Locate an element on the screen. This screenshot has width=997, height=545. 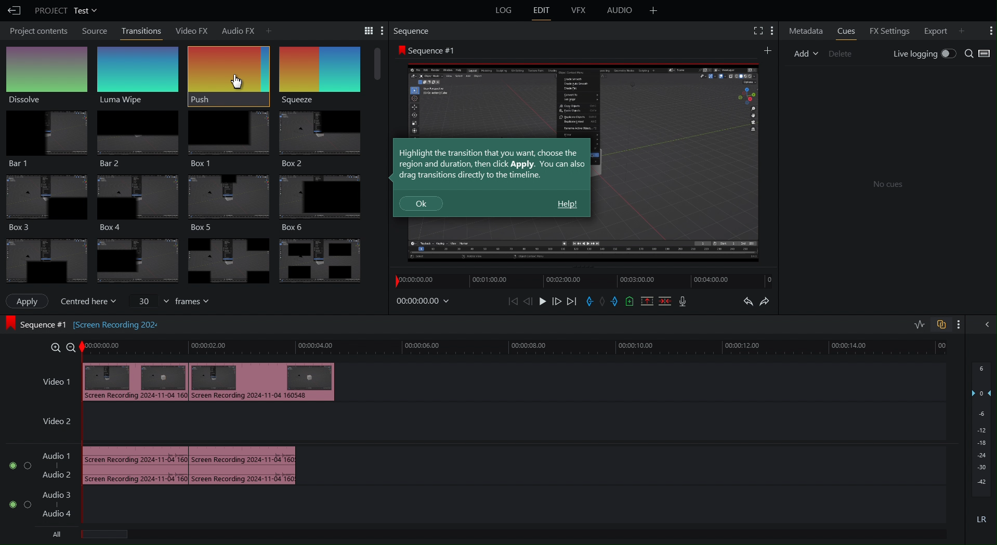
Add is located at coordinates (962, 31).